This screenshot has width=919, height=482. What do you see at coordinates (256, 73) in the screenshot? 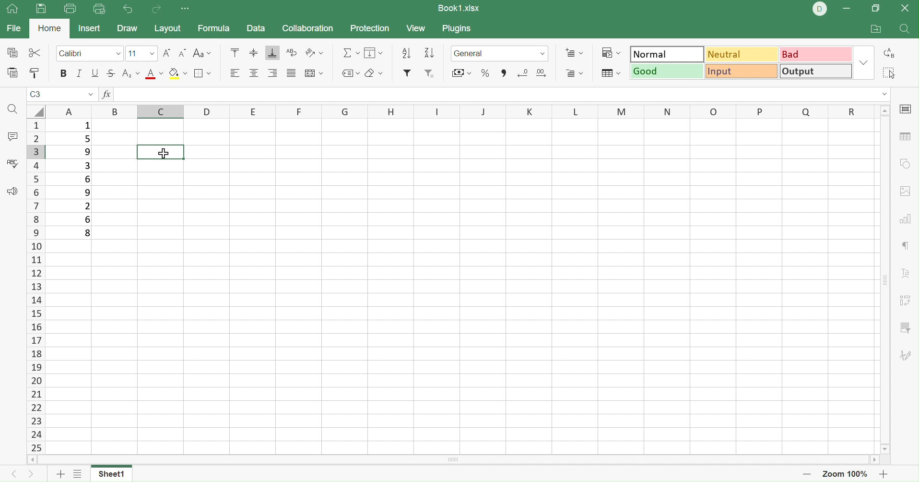
I see `Align middle` at bounding box center [256, 73].